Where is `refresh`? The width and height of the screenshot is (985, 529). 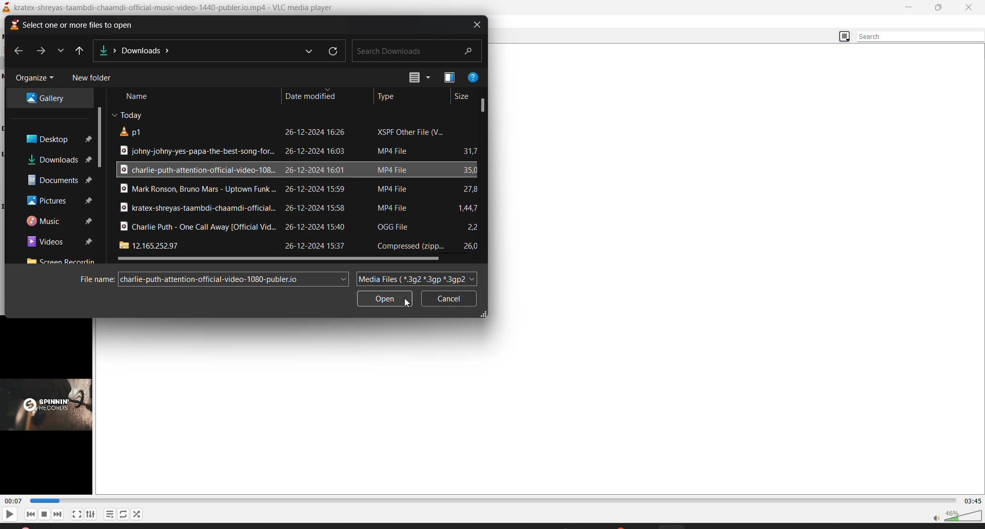 refresh is located at coordinates (332, 52).